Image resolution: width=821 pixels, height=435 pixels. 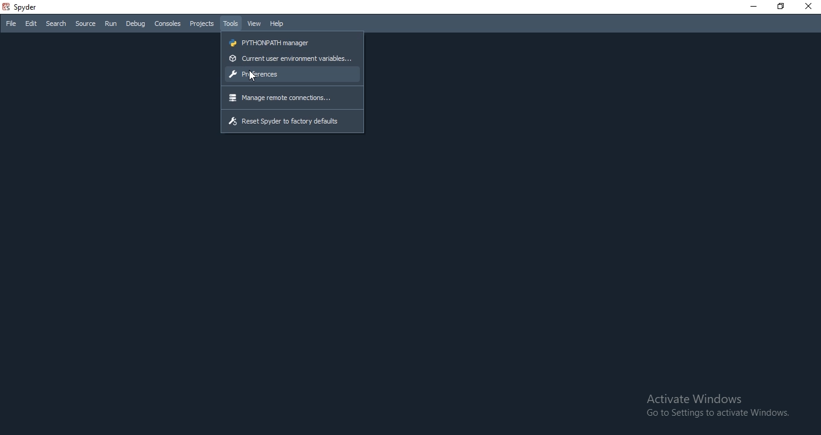 I want to click on close, so click(x=809, y=7).